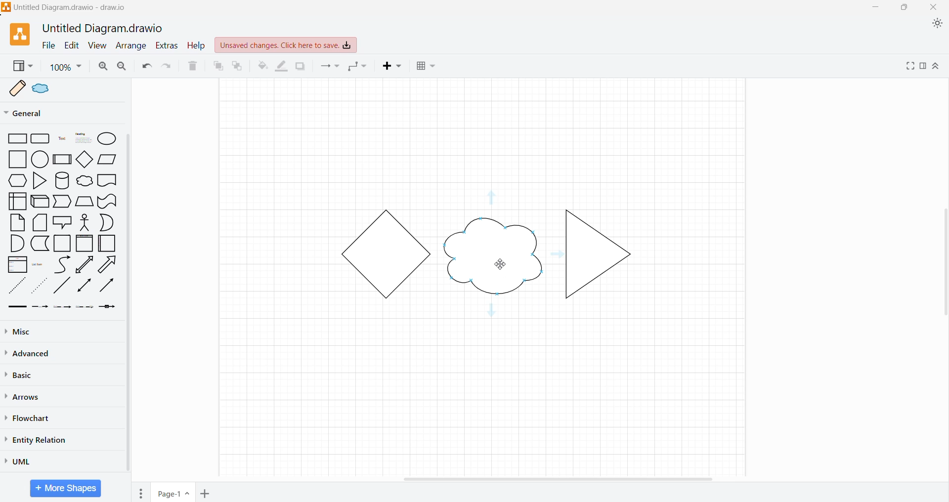  What do you see at coordinates (194, 67) in the screenshot?
I see `Delete` at bounding box center [194, 67].